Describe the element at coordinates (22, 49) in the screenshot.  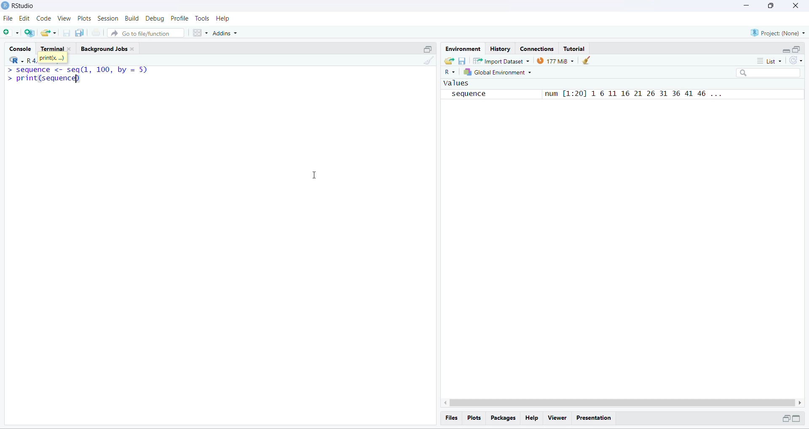
I see `console` at that location.